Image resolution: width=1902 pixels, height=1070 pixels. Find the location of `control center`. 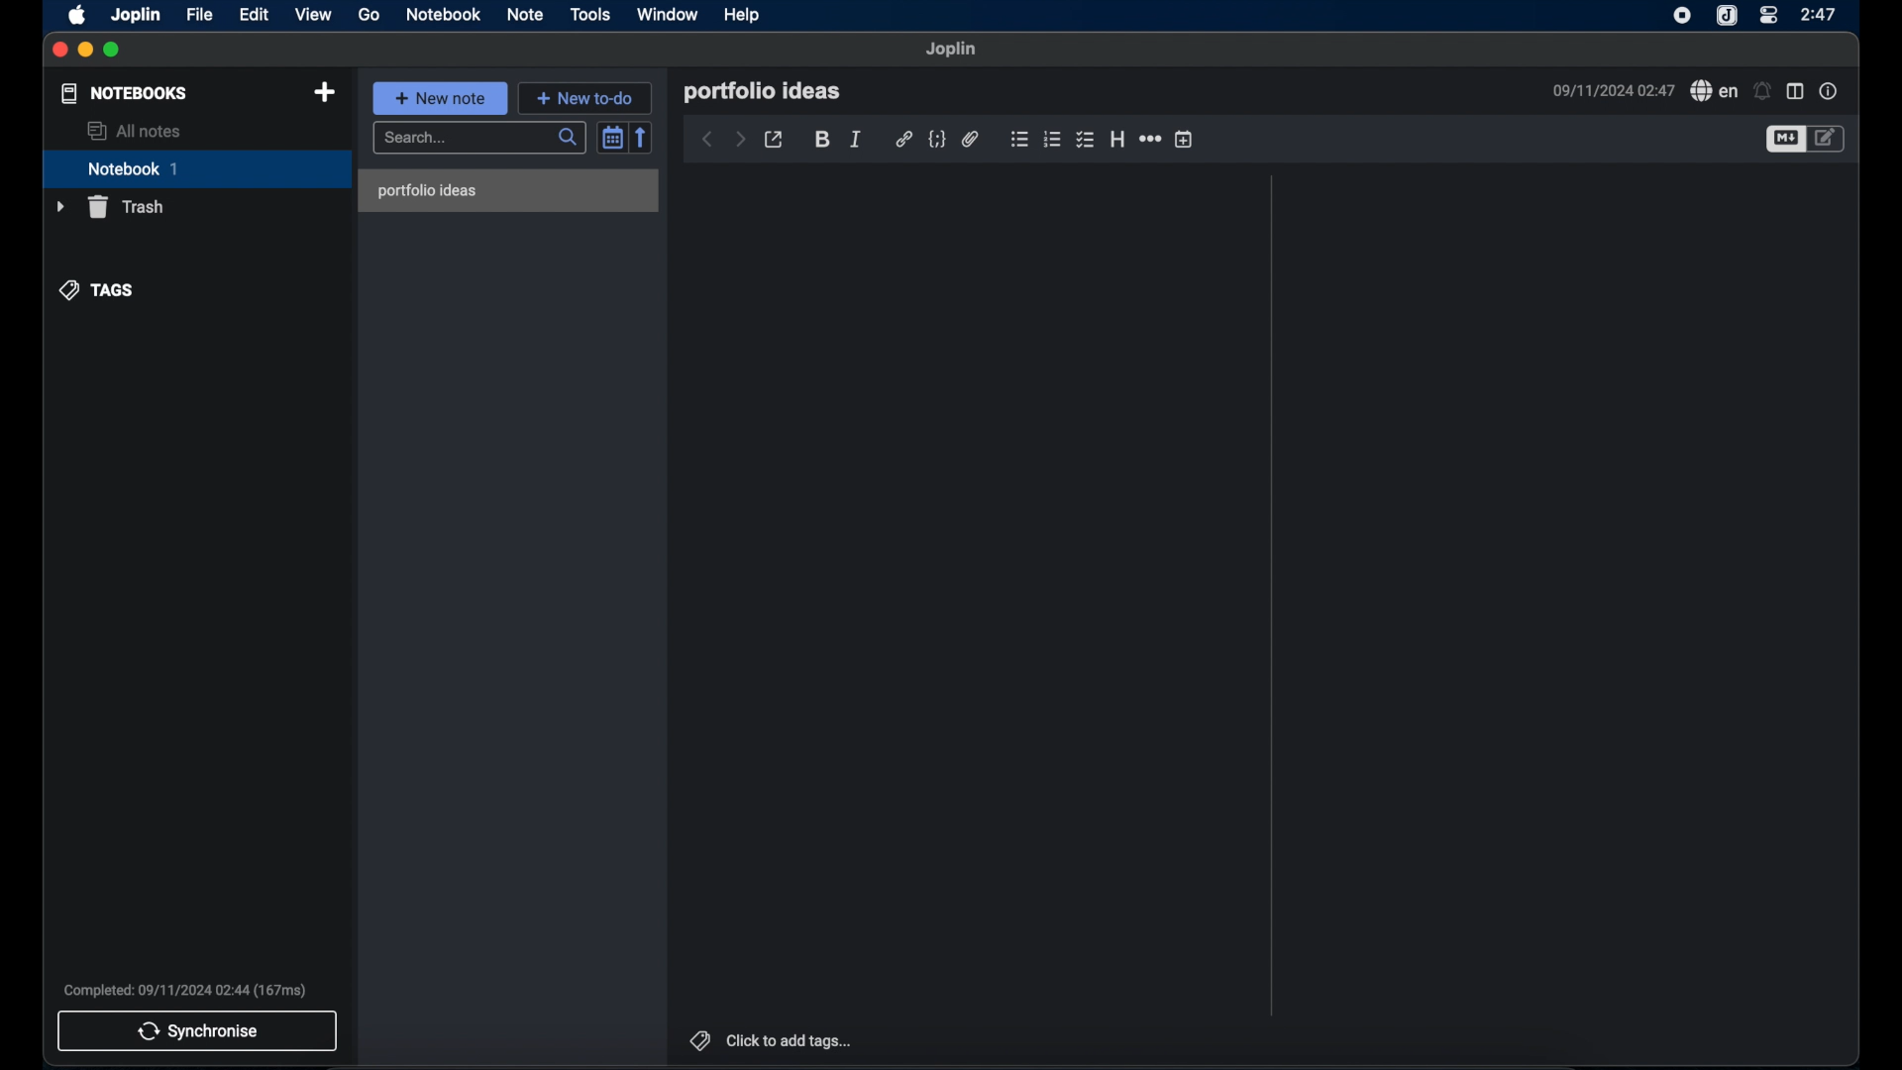

control center is located at coordinates (1770, 15).